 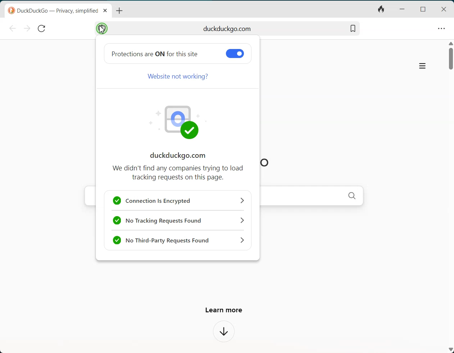 What do you see at coordinates (224, 332) in the screenshot?
I see `Dropdown for learn more` at bounding box center [224, 332].